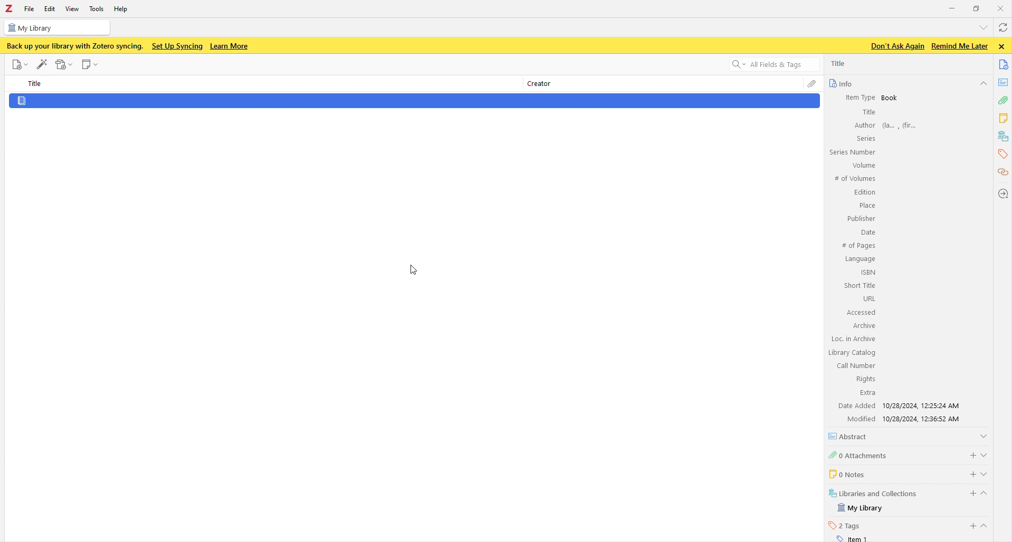  I want to click on Book, so click(890, 98).